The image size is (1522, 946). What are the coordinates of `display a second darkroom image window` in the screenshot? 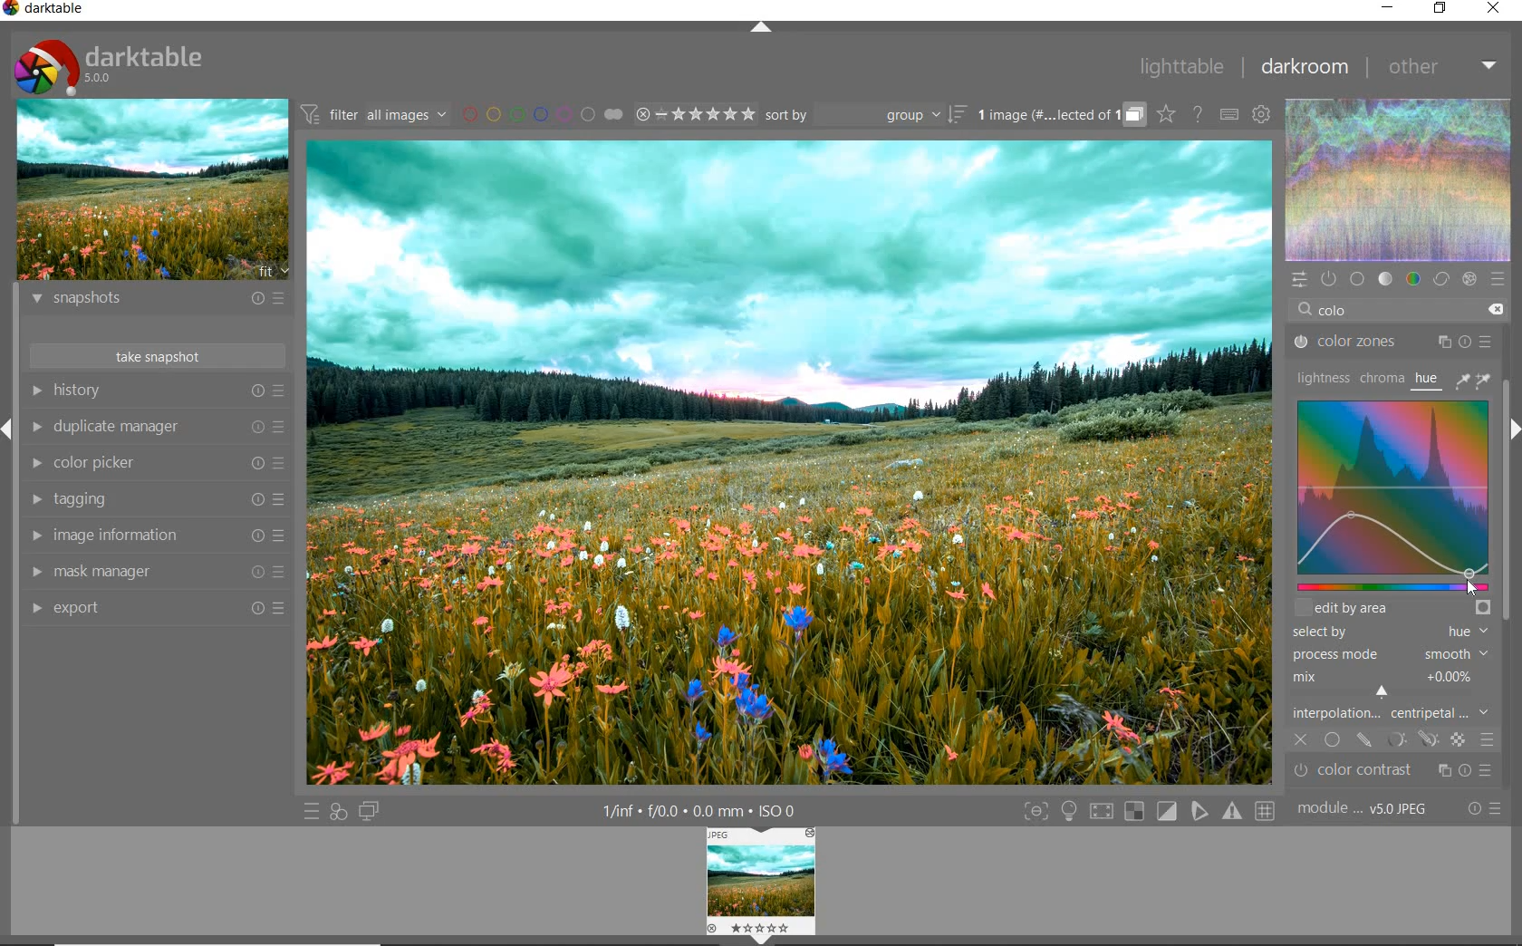 It's located at (369, 810).